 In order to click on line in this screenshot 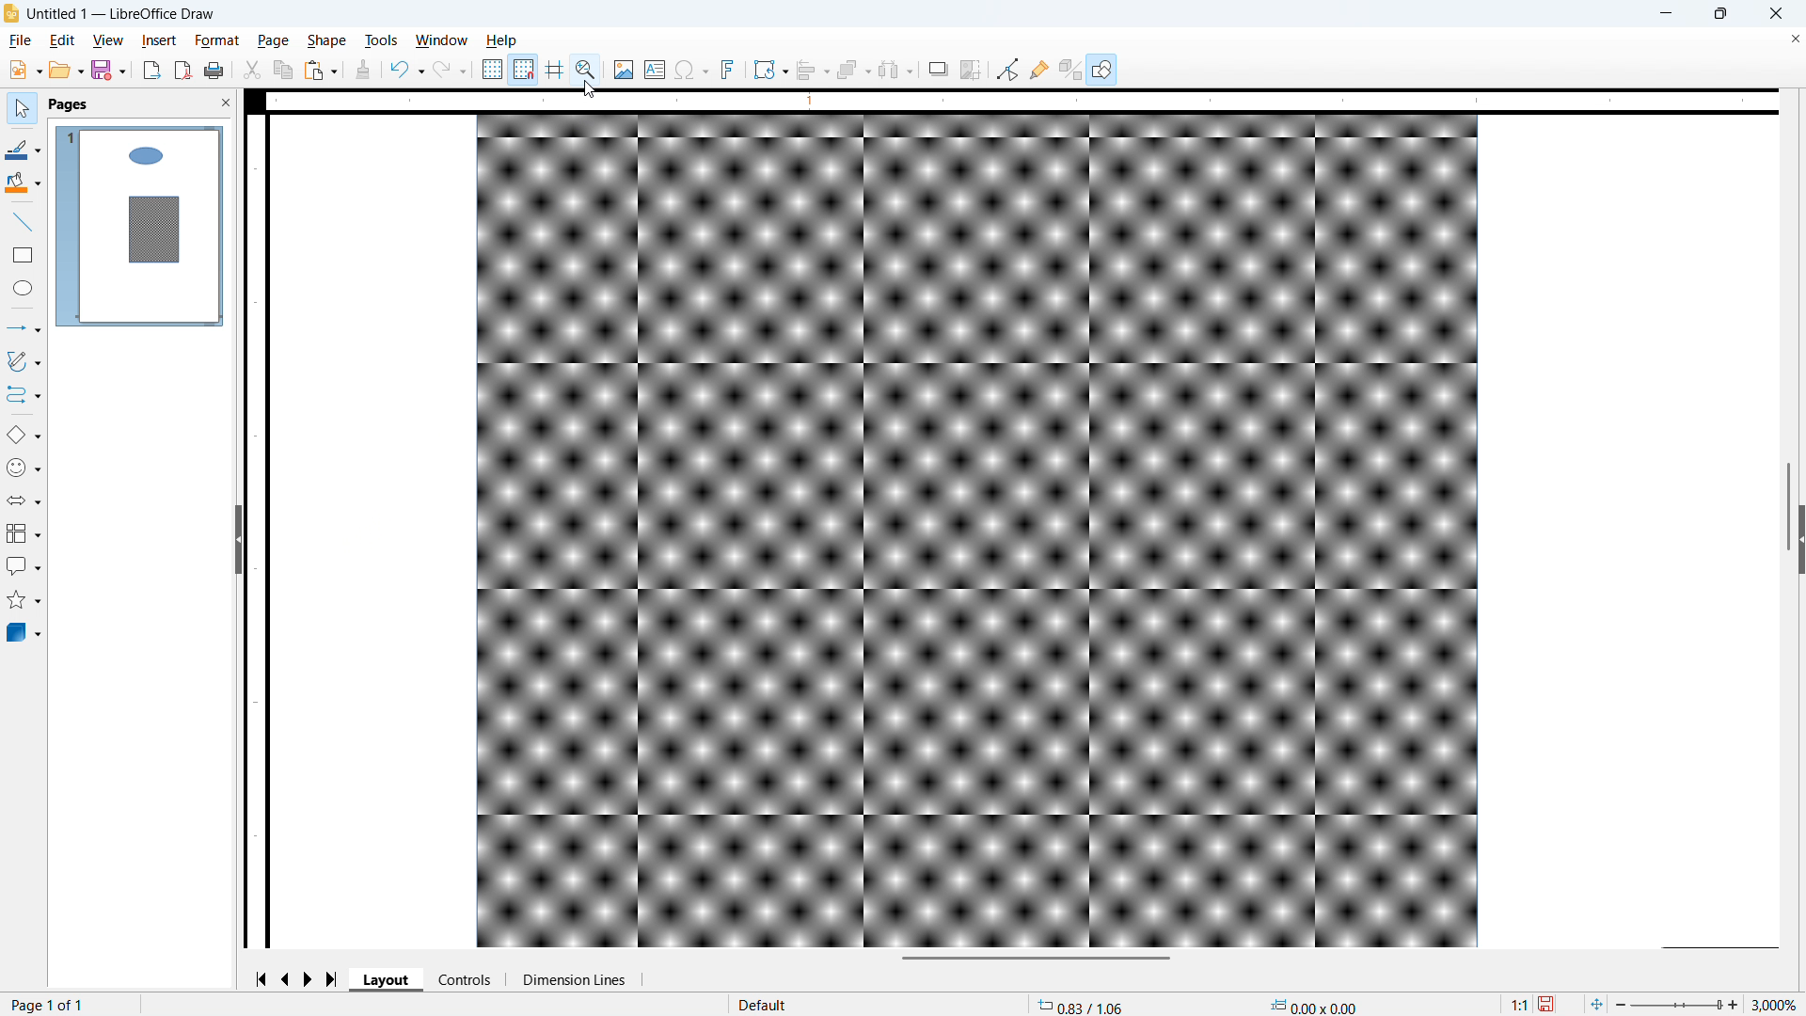, I will do `click(22, 222)`.